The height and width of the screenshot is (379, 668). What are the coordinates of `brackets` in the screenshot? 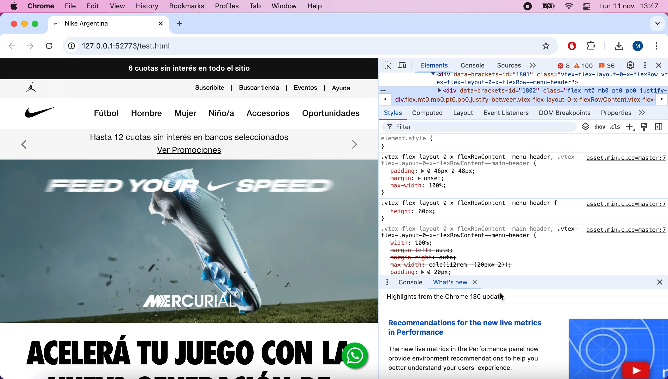 It's located at (43, 7).